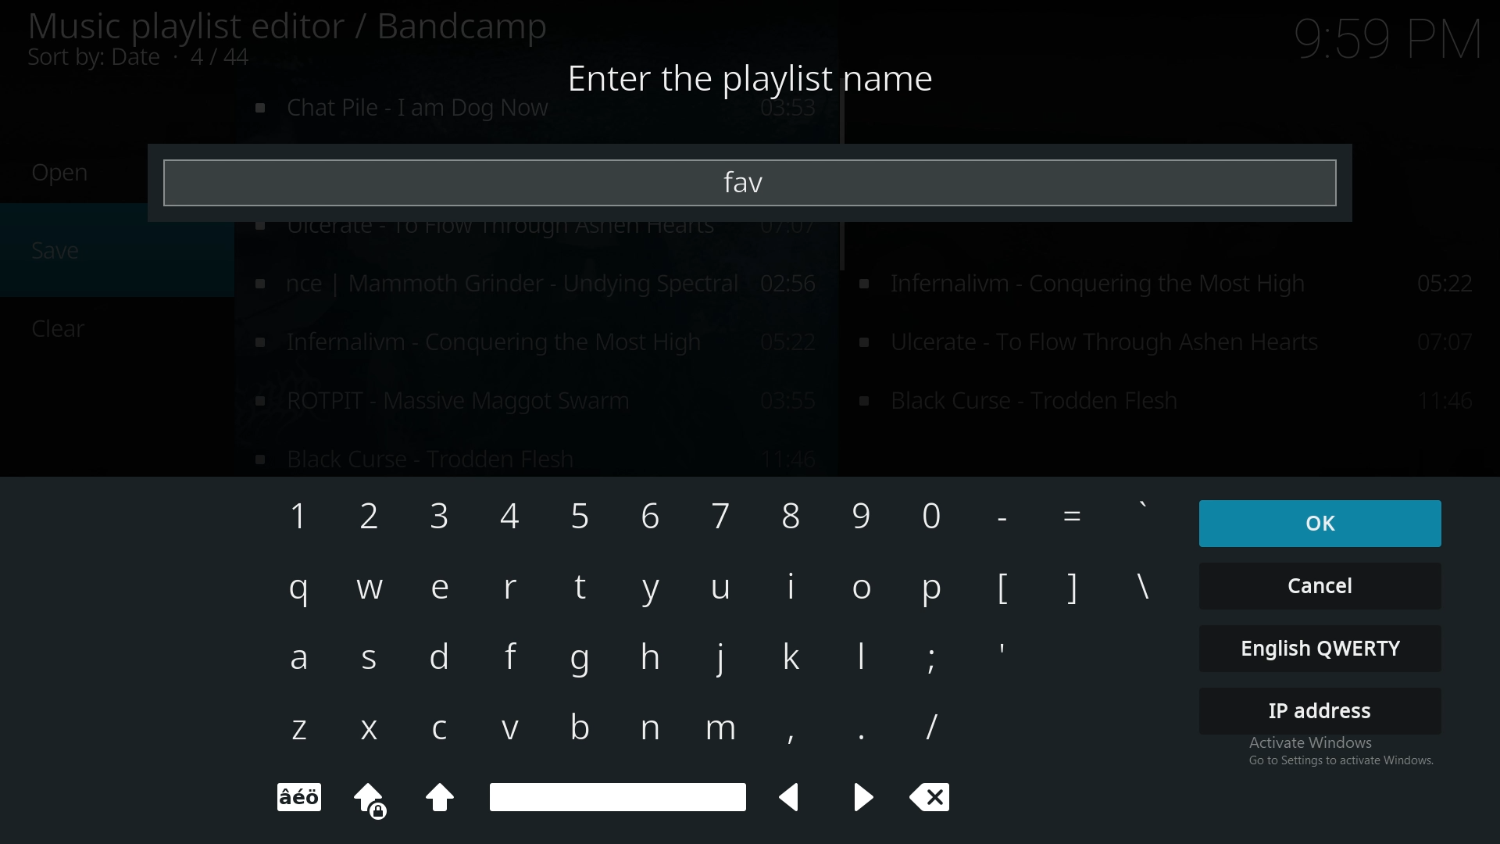 The image size is (1500, 844). Describe the element at coordinates (759, 76) in the screenshot. I see `enter playlist name` at that location.